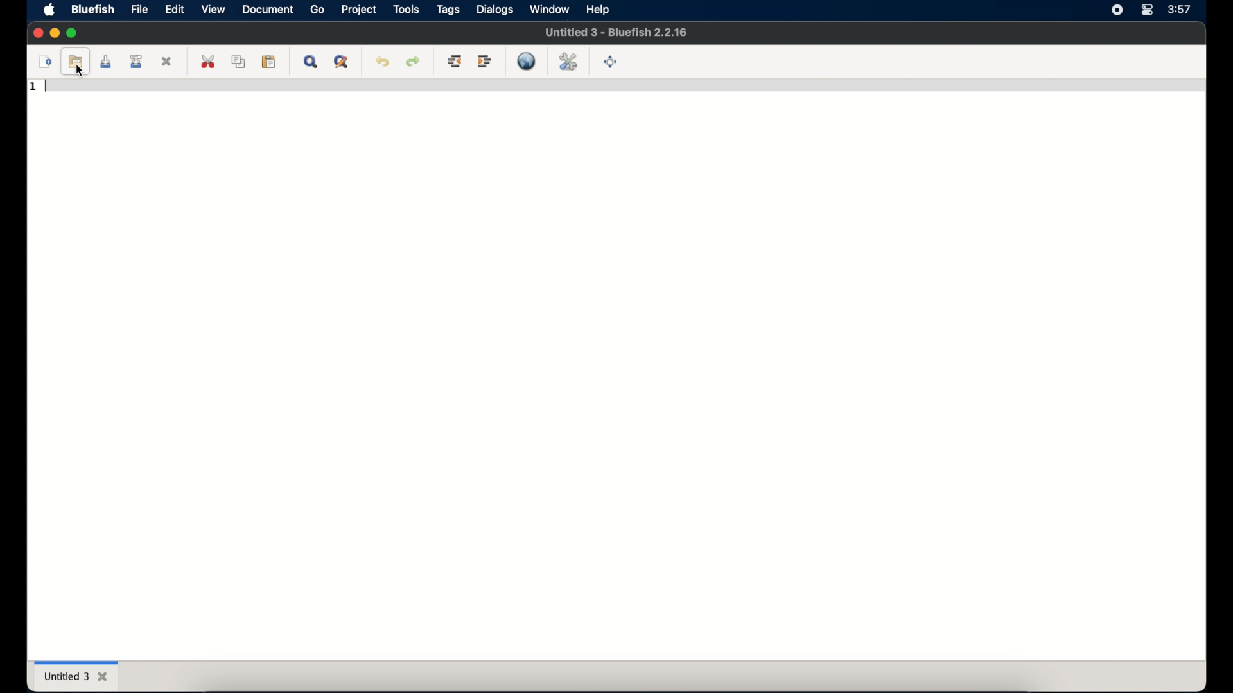  What do you see at coordinates (37, 33) in the screenshot?
I see `close` at bounding box center [37, 33].